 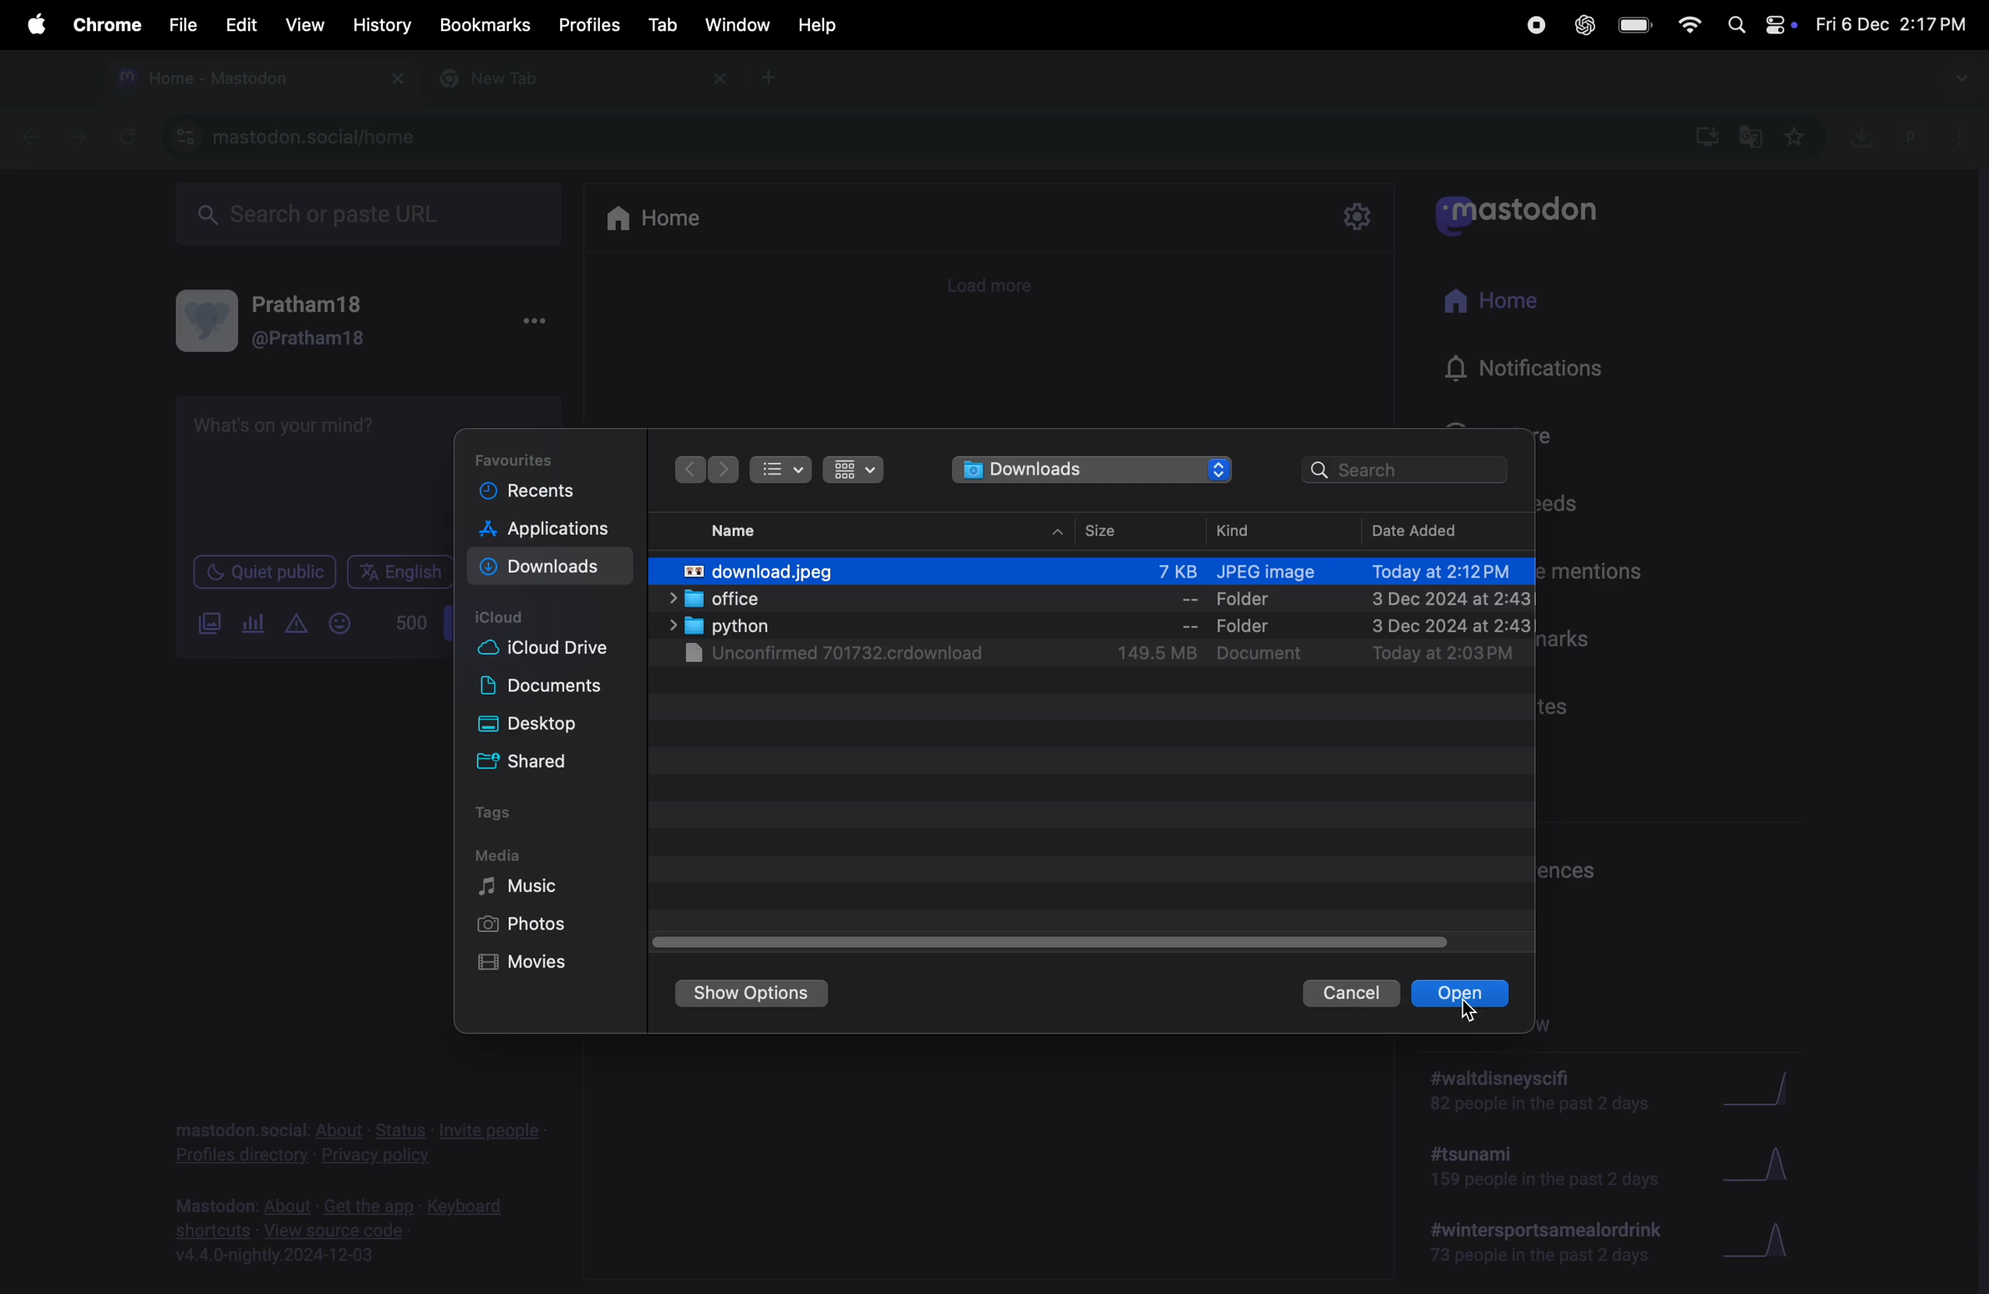 What do you see at coordinates (1552, 1243) in the screenshot?
I see `#wintersportmeal drink` at bounding box center [1552, 1243].